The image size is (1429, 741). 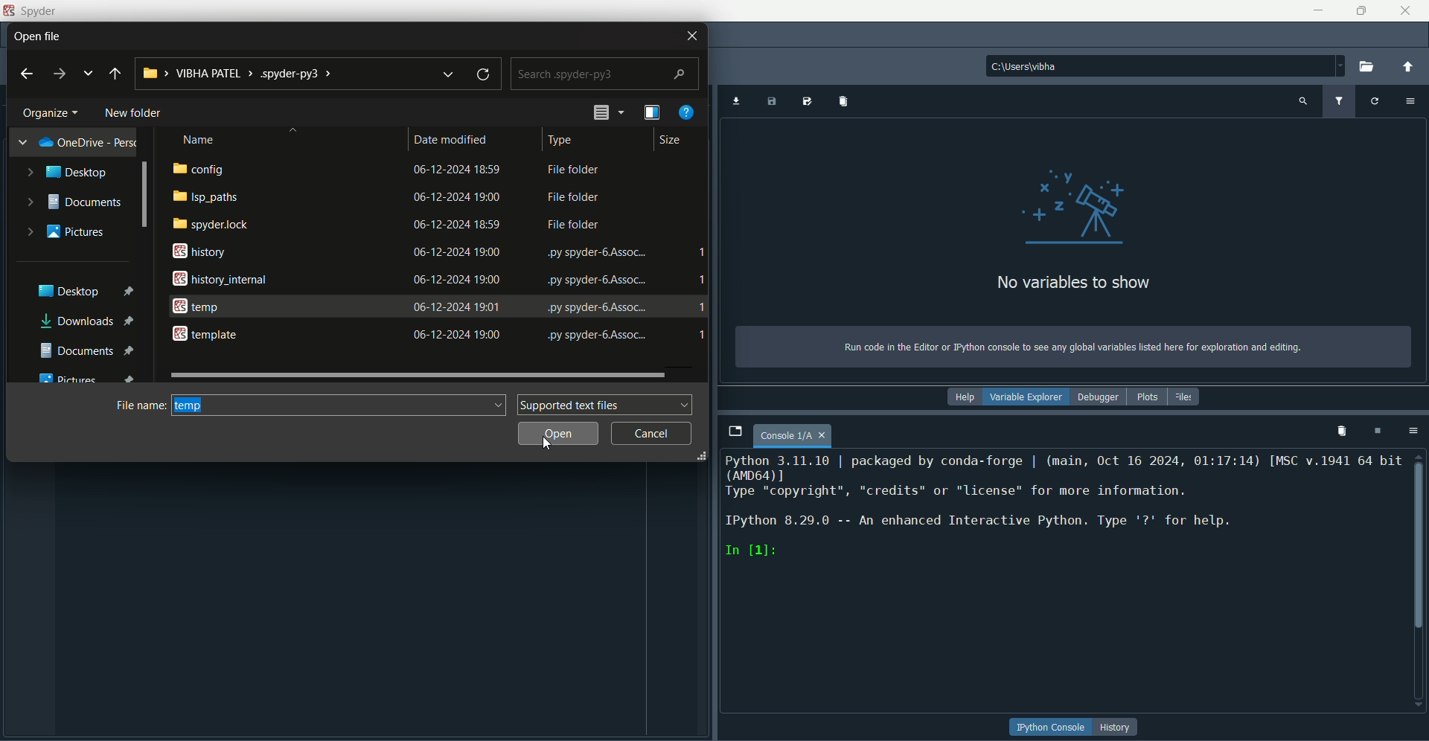 What do you see at coordinates (1339, 100) in the screenshot?
I see `filter variable` at bounding box center [1339, 100].